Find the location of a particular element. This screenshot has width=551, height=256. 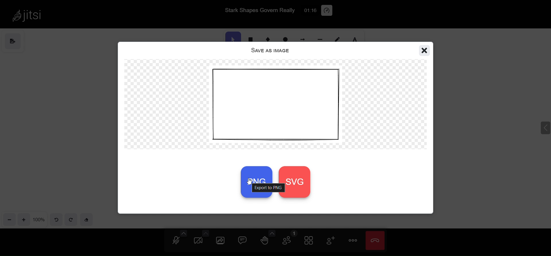

save as image is located at coordinates (269, 49).